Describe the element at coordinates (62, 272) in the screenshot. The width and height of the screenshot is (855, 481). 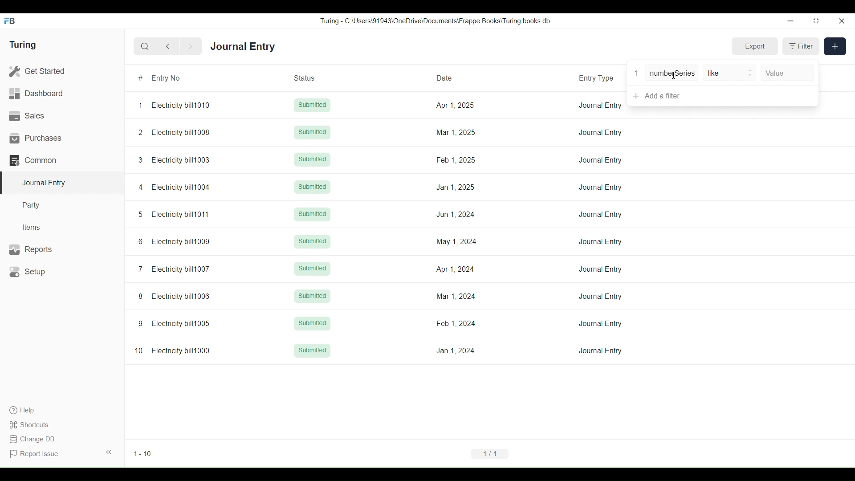
I see `Setup` at that location.